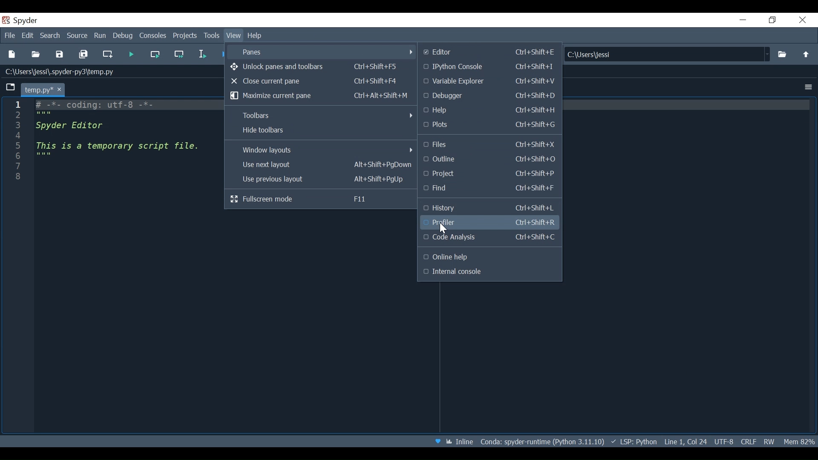 The width and height of the screenshot is (818, 460). Describe the element at coordinates (687, 440) in the screenshot. I see `Cursor Position` at that location.